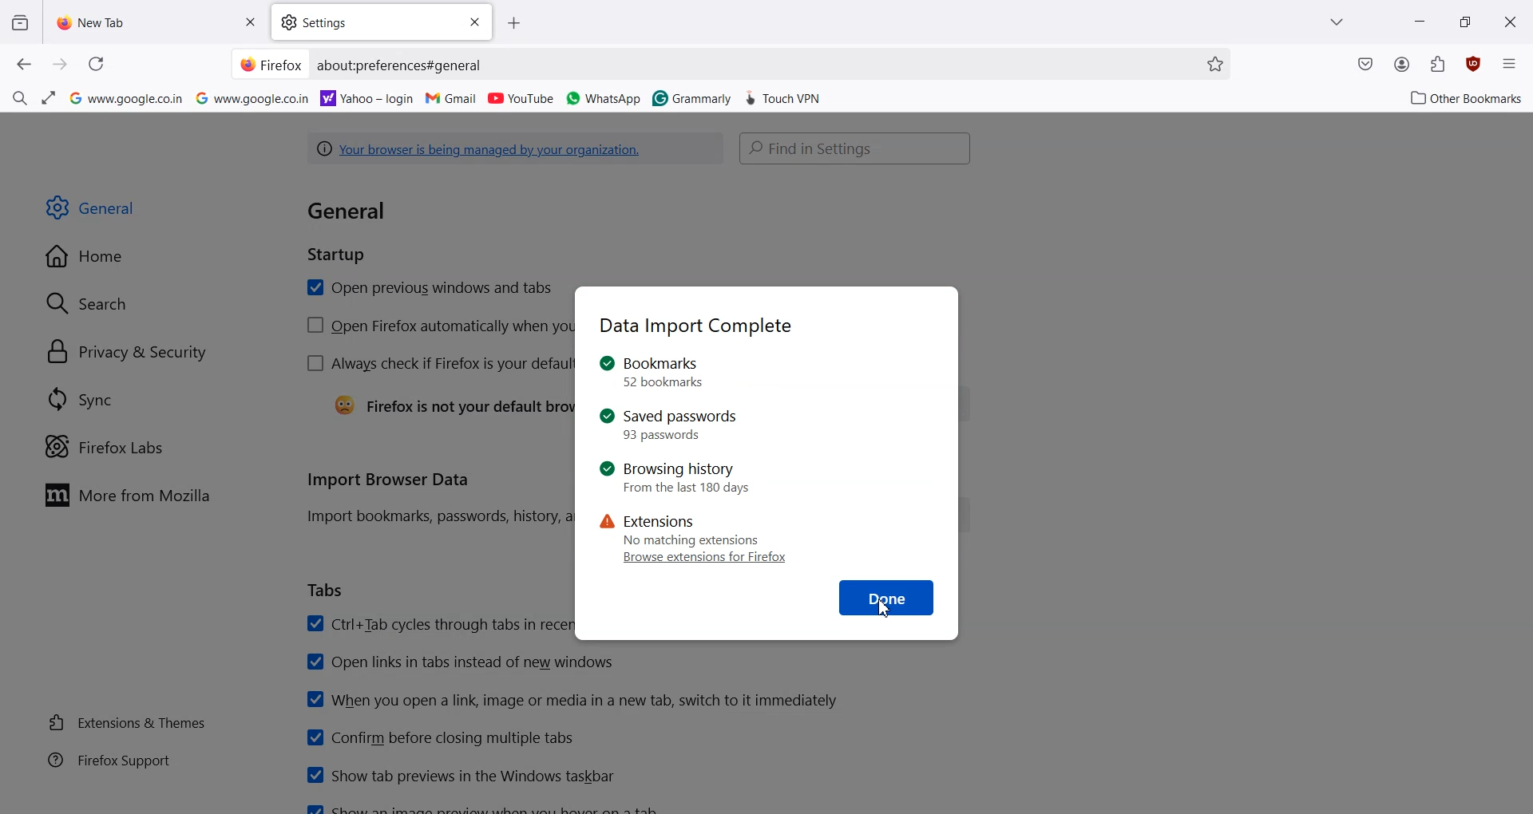  I want to click on Touch VPN Bookmark, so click(785, 96).